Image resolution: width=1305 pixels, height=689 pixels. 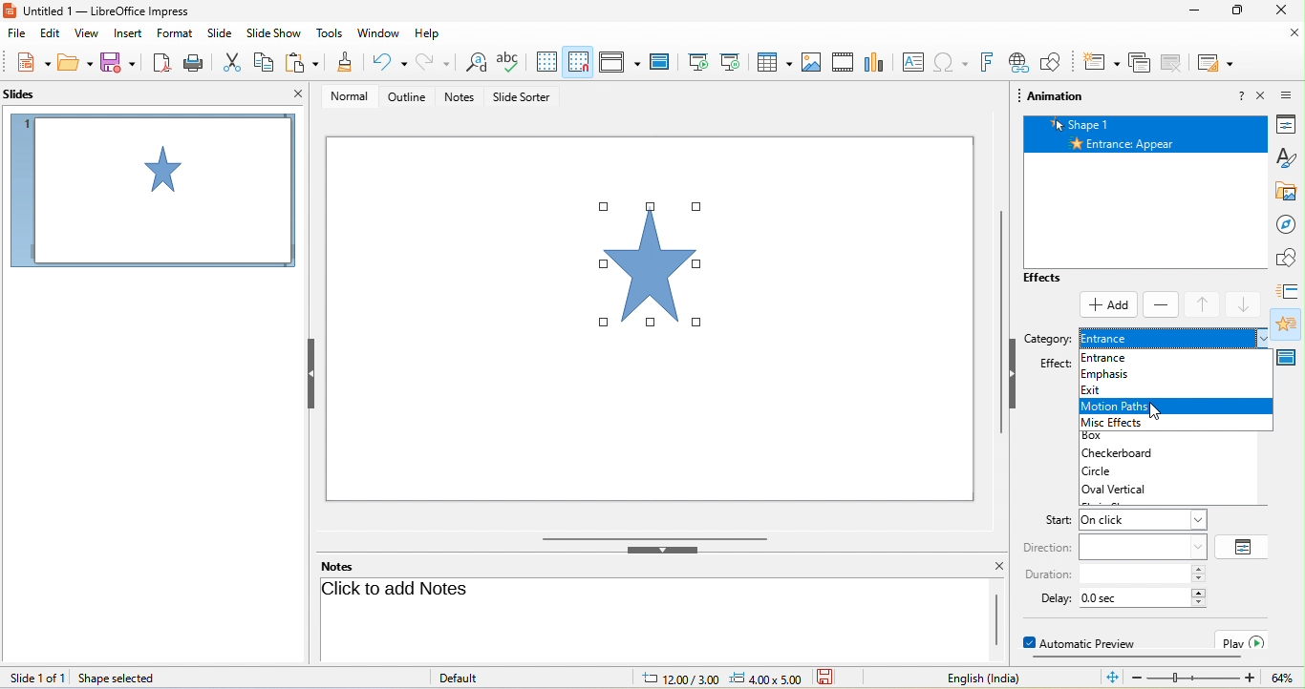 I want to click on slides, so click(x=31, y=94).